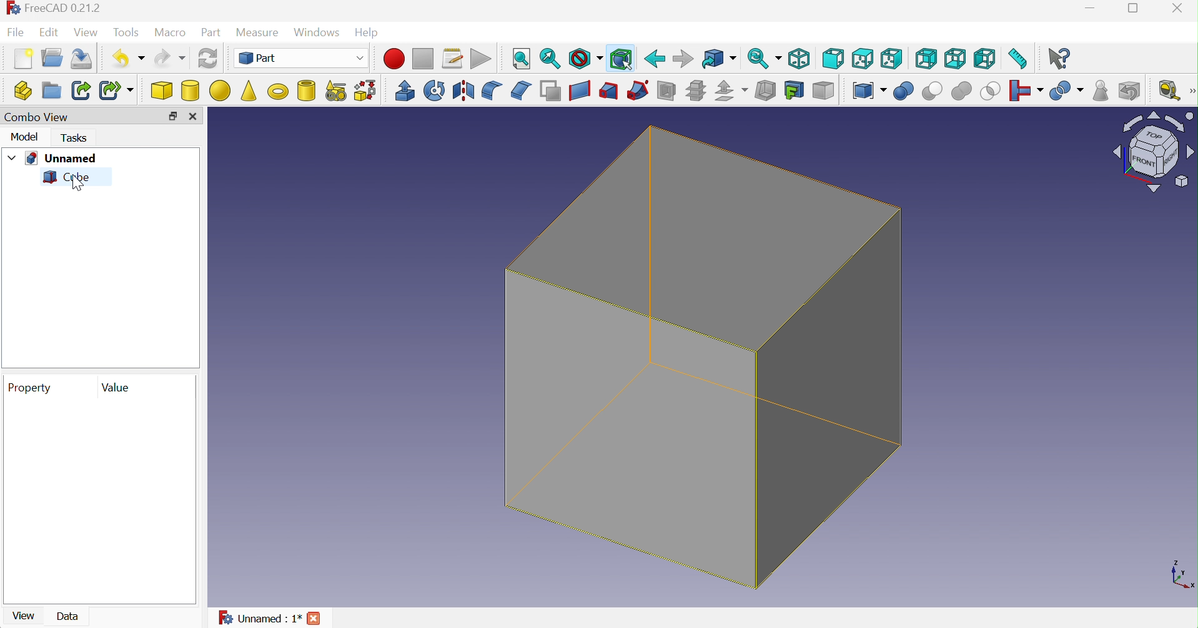  What do you see at coordinates (76, 138) in the screenshot?
I see `Tasks` at bounding box center [76, 138].